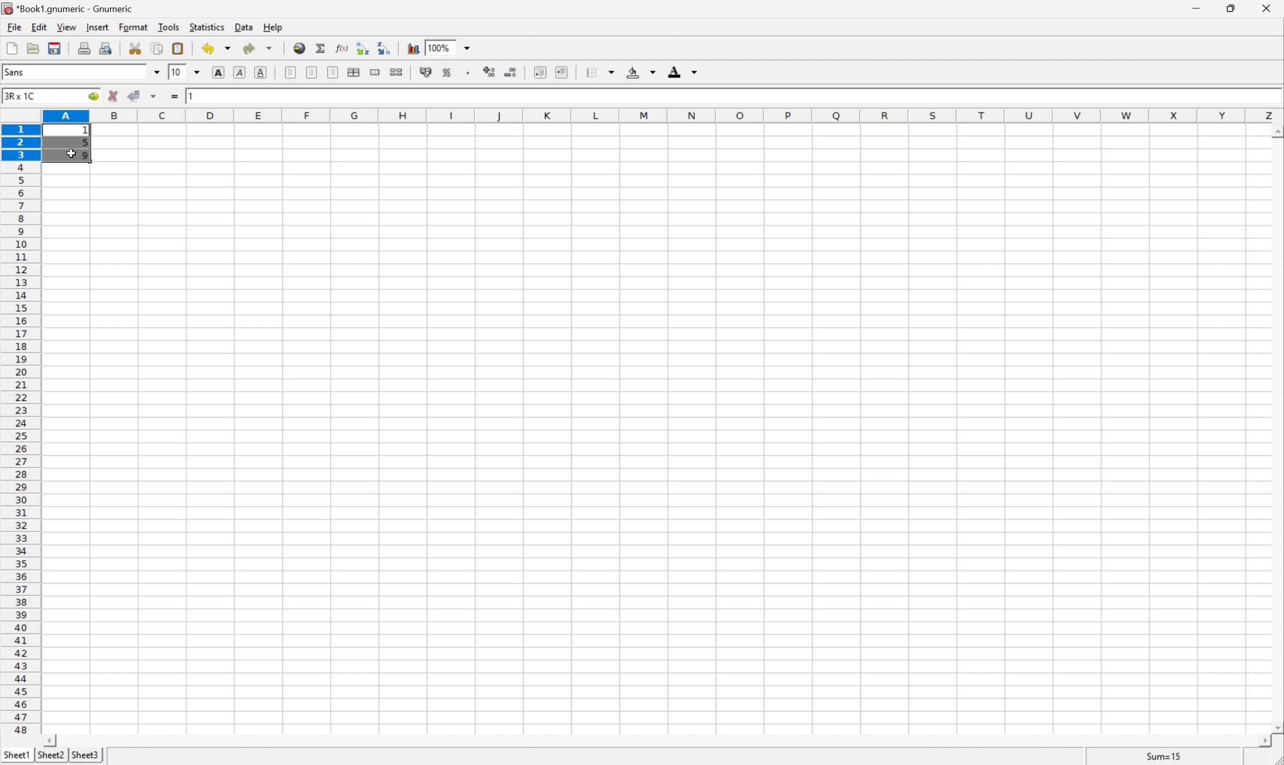  Describe the element at coordinates (509, 72) in the screenshot. I see `decrease number of decimals displayed` at that location.